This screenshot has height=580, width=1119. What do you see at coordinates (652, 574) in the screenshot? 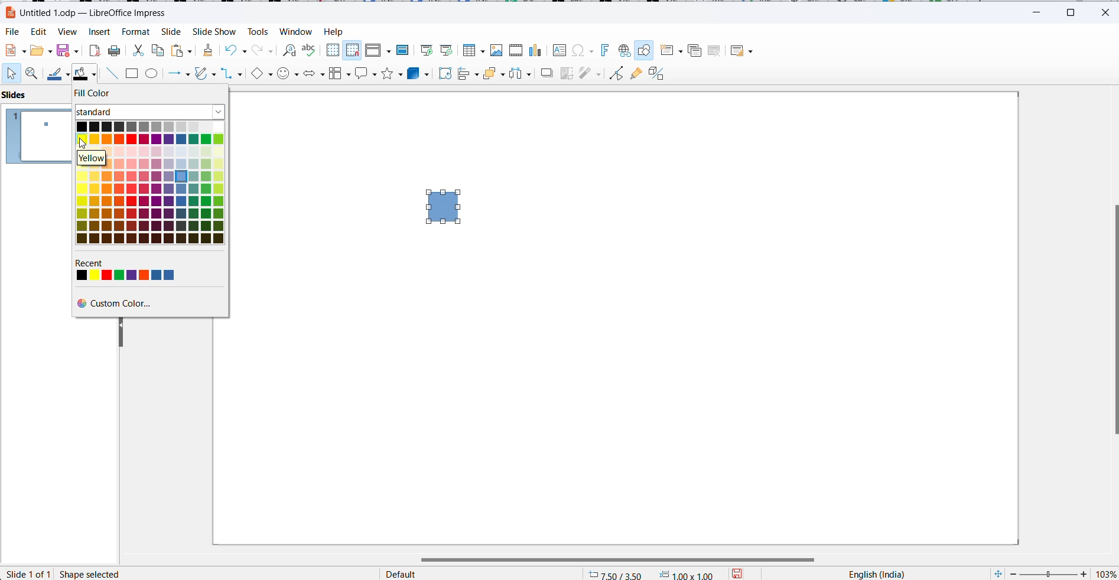
I see `cursor mapping` at bounding box center [652, 574].